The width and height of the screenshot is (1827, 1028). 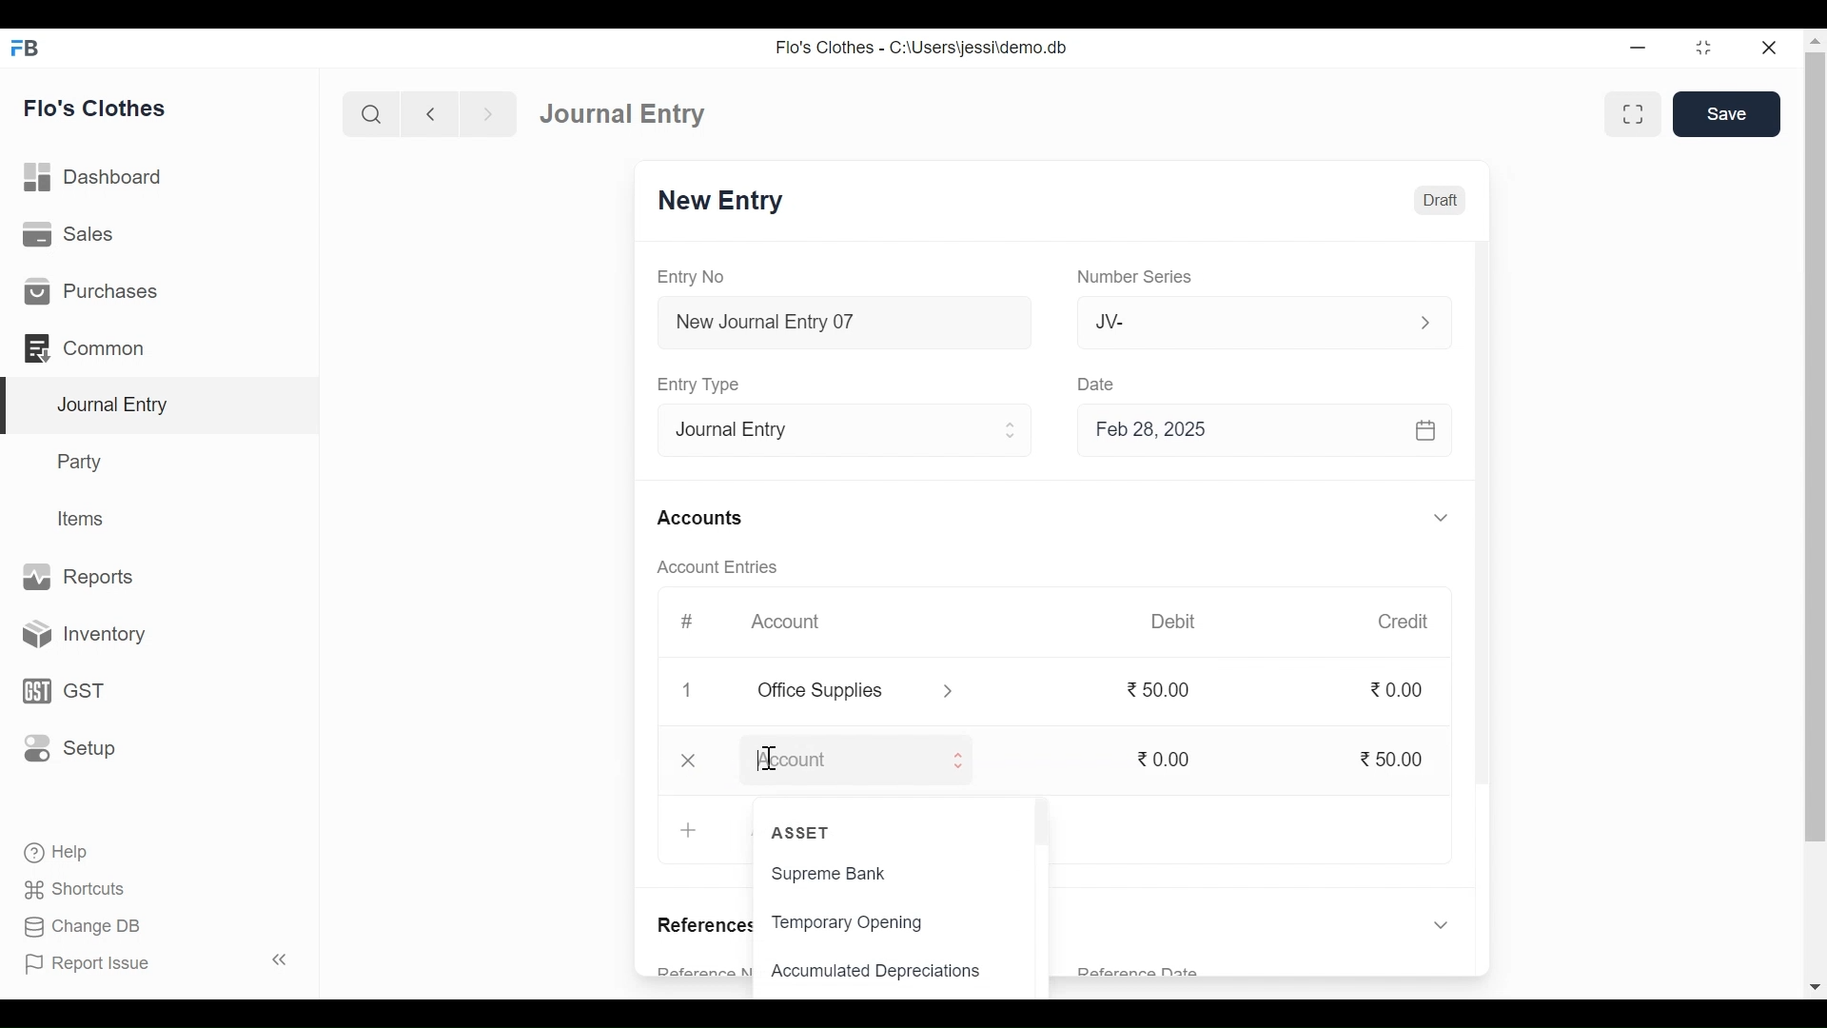 I want to click on Reports, so click(x=80, y=575).